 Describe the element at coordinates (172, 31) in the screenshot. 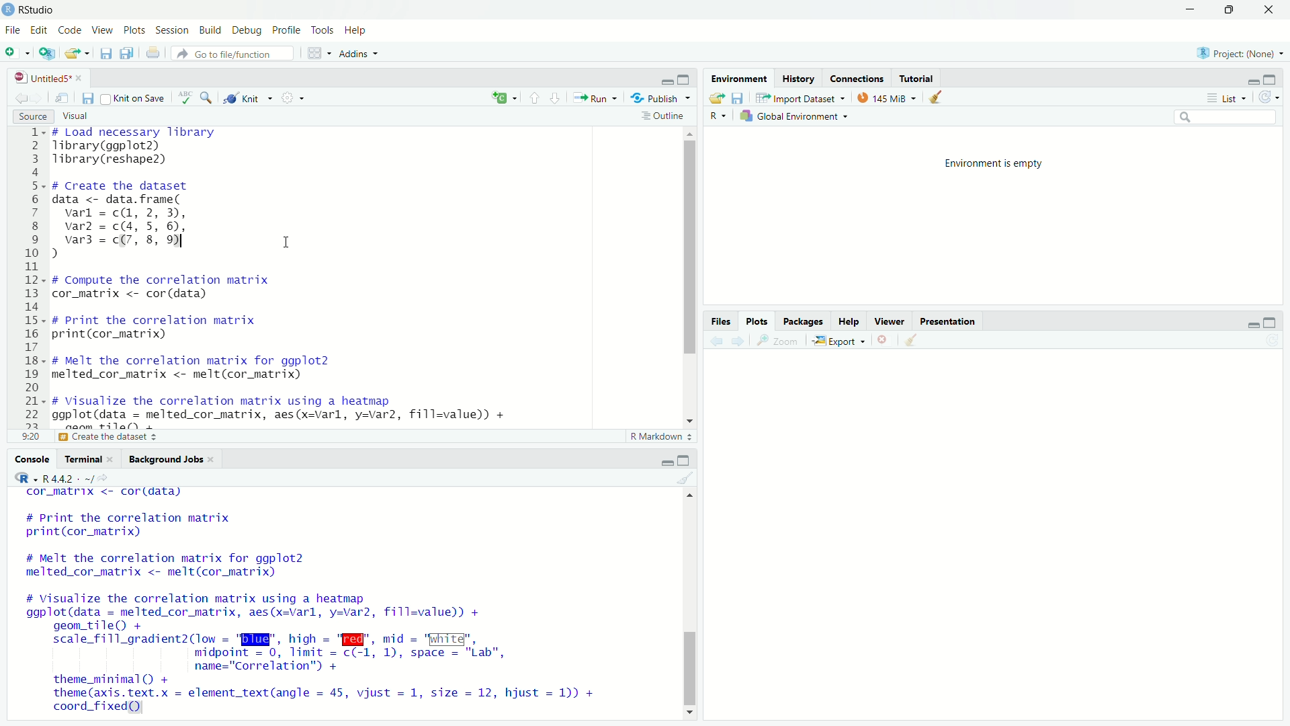

I see `session` at that location.